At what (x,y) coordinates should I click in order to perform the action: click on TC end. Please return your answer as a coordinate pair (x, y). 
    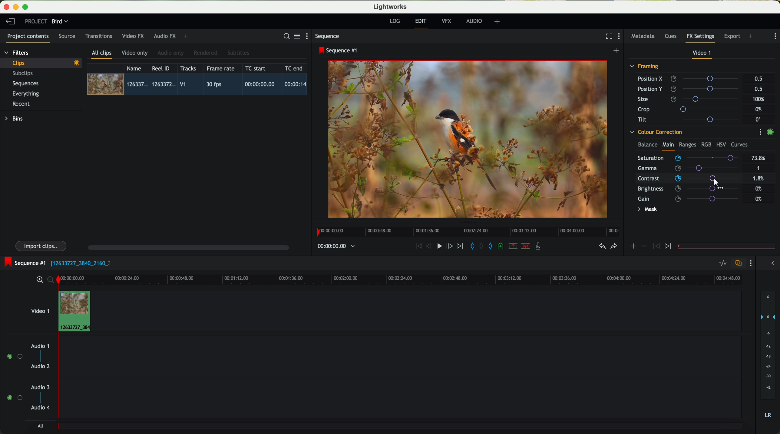
    Looking at the image, I should click on (294, 68).